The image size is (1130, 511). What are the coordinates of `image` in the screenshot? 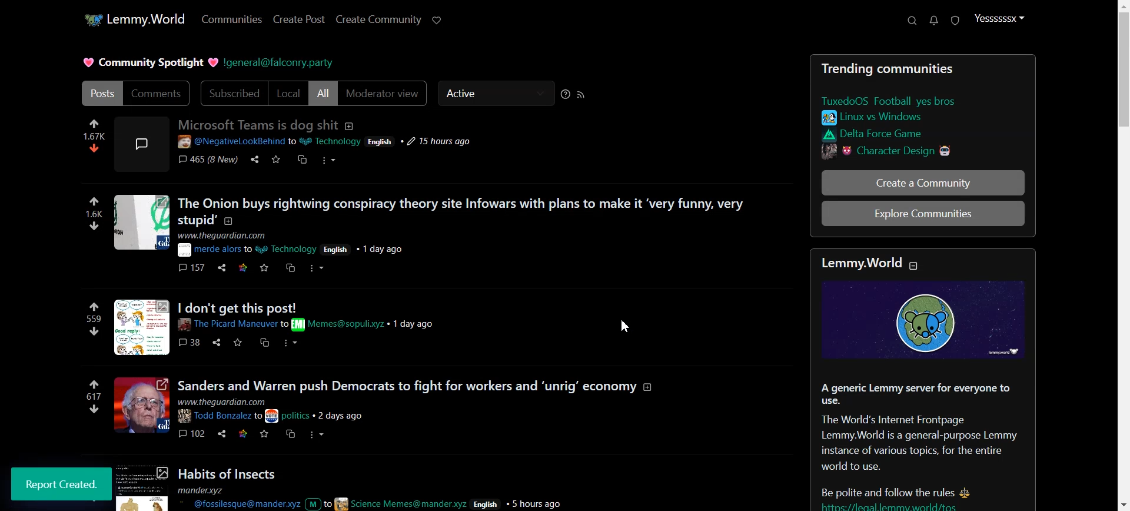 It's located at (140, 487).